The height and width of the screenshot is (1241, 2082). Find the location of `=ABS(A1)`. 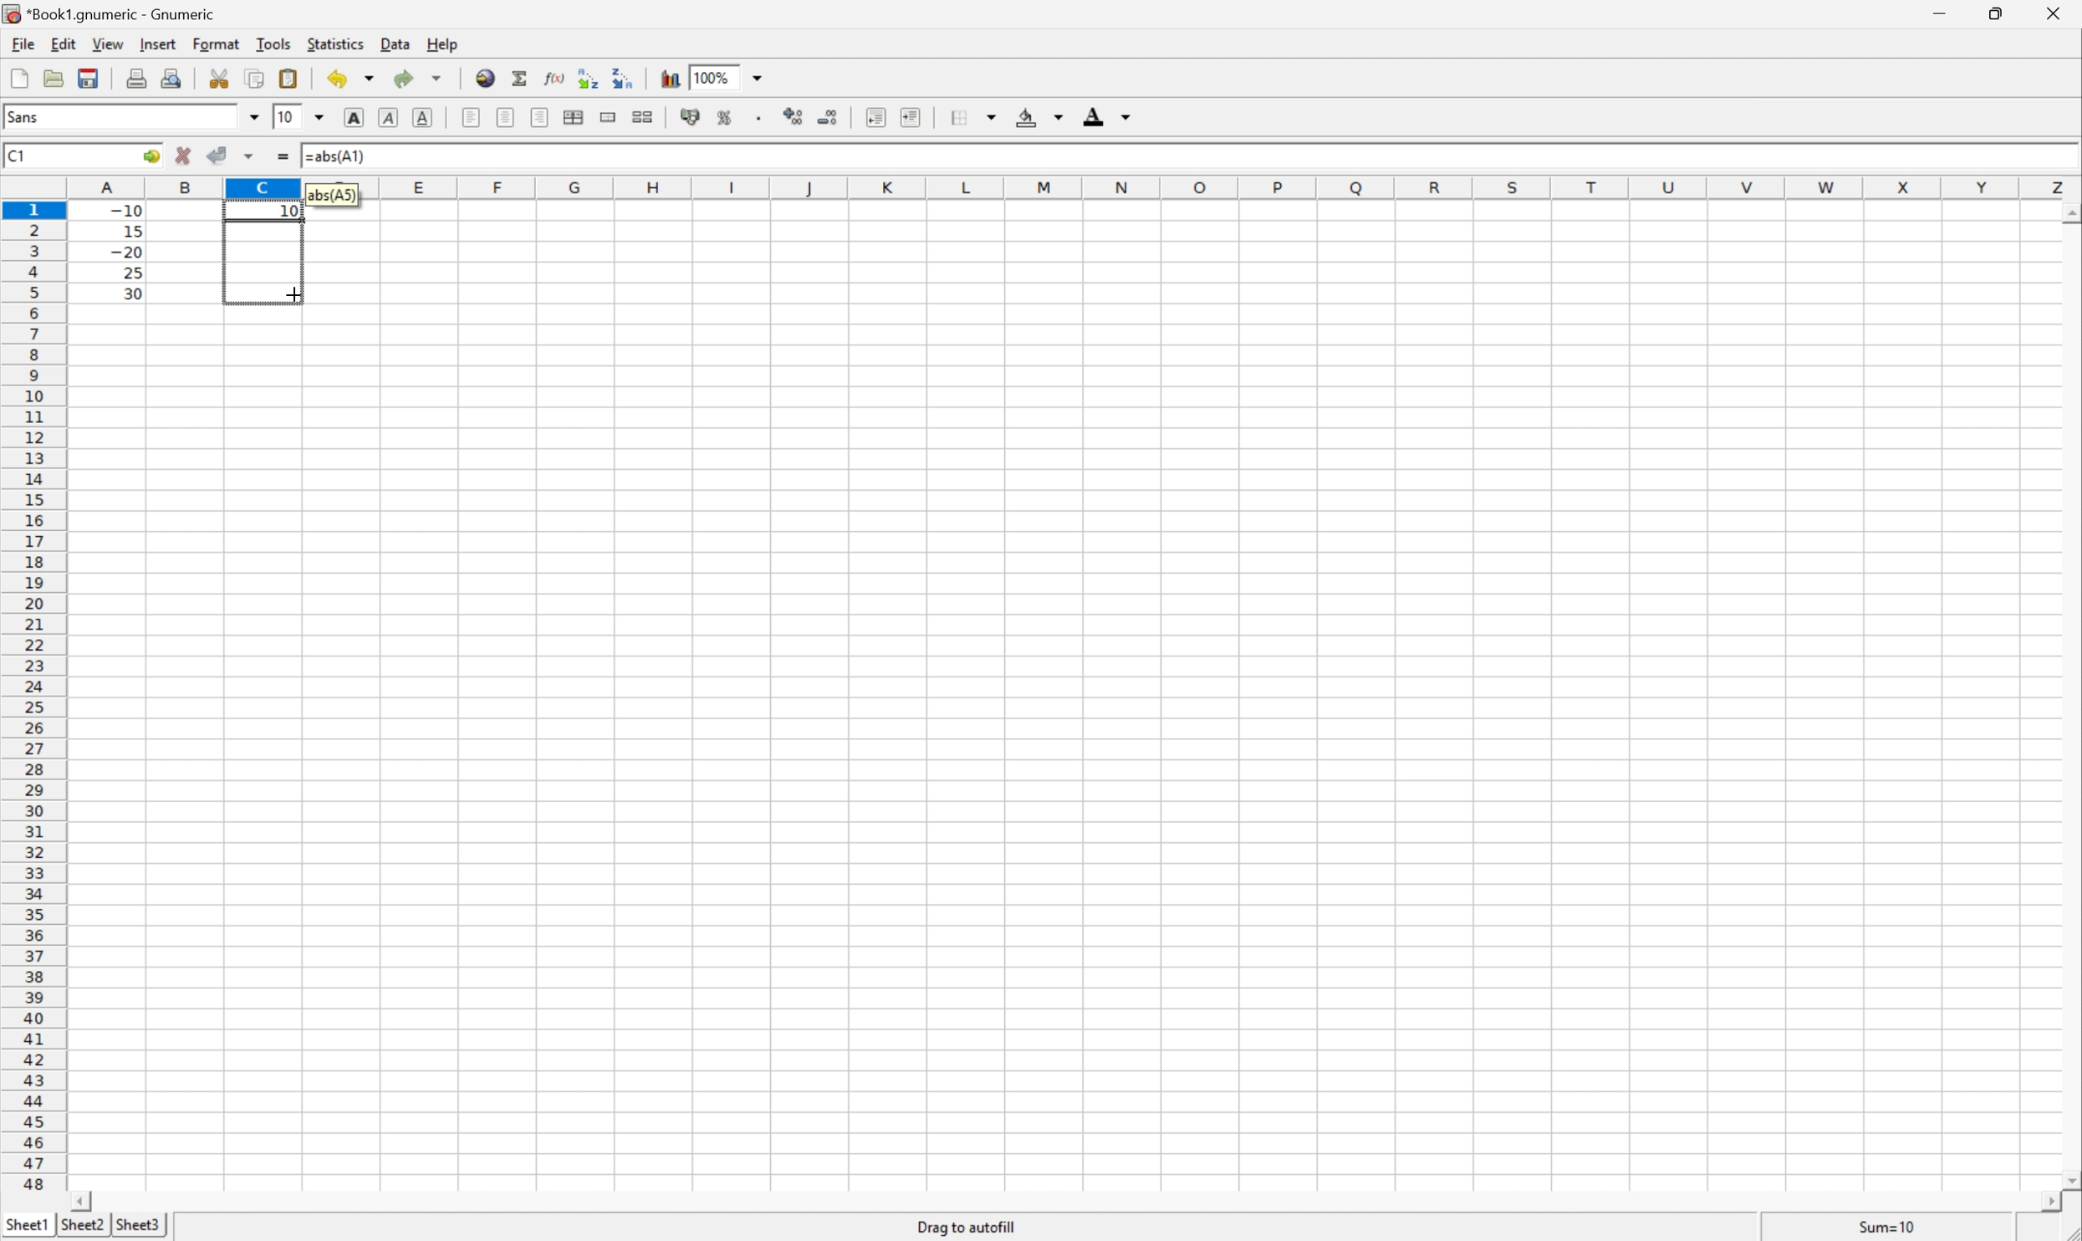

=ABS(A1) is located at coordinates (342, 154).